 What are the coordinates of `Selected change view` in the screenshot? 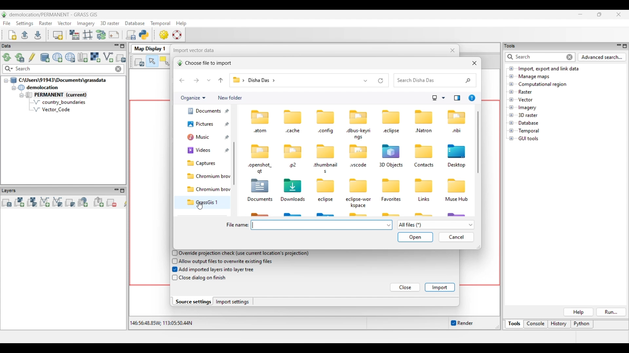 It's located at (435, 98).